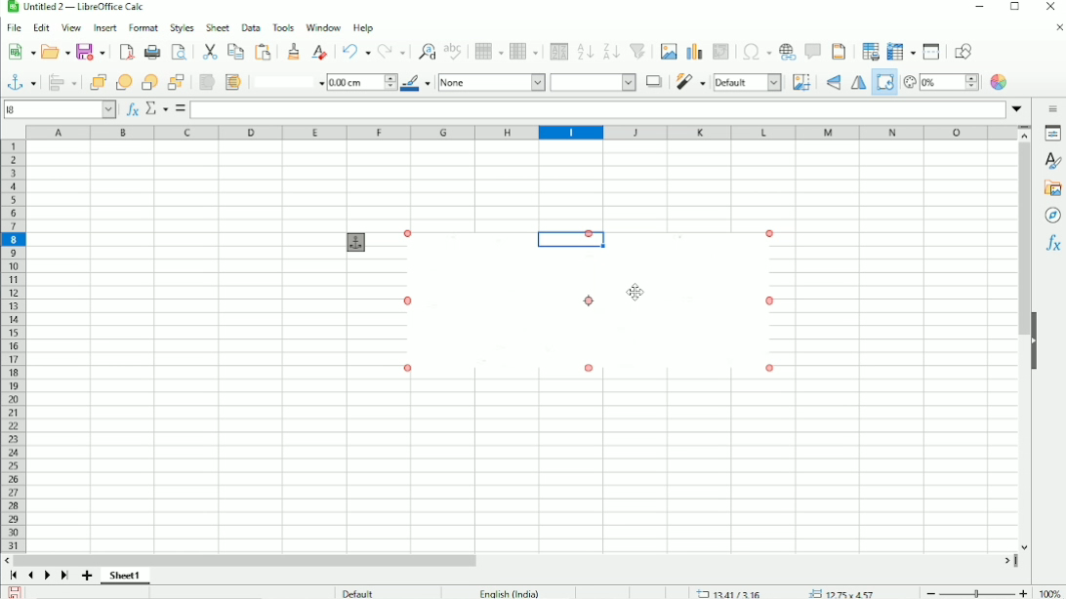 The height and width of the screenshot is (599, 1066). I want to click on Scroll to last sheet, so click(64, 577).